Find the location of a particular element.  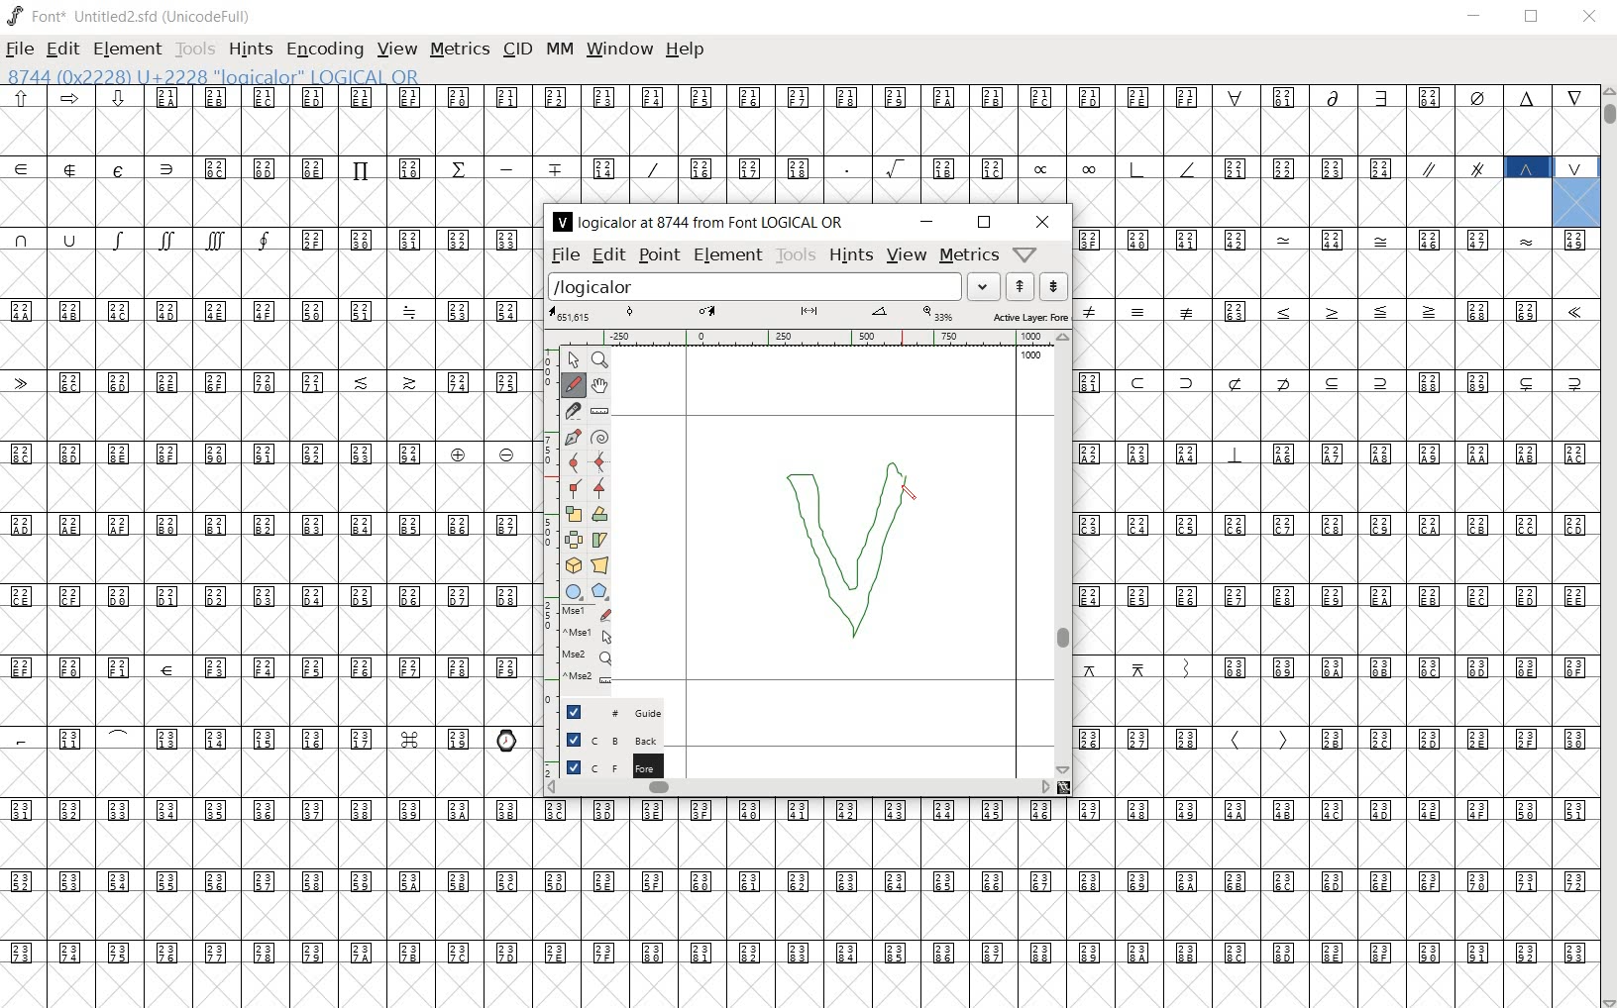

draw a freehand curve is located at coordinates (574, 385).